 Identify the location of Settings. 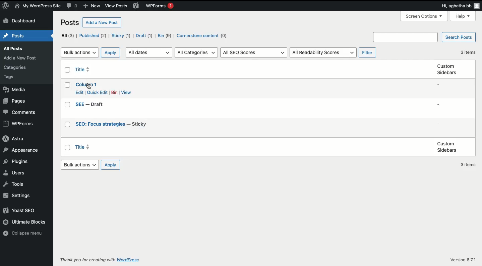
(16, 195).